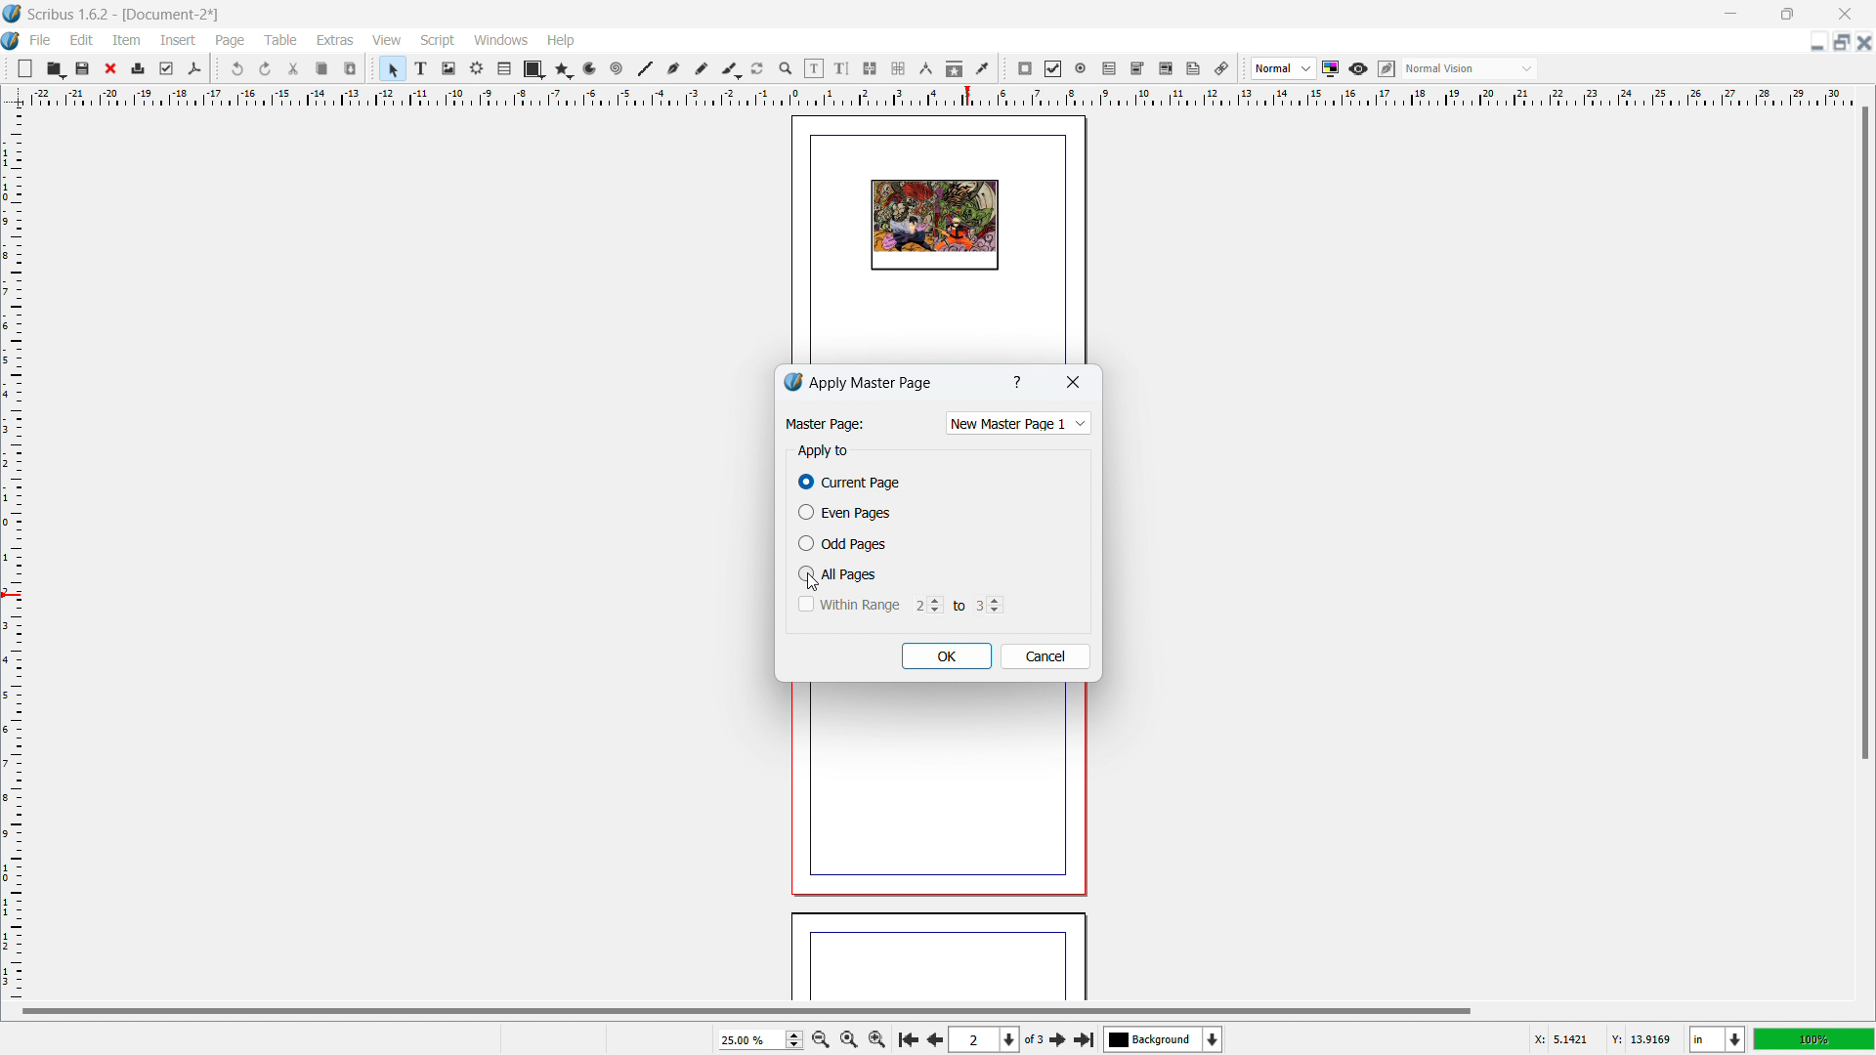 Image resolution: width=1876 pixels, height=1055 pixels. I want to click on rotate item, so click(758, 69).